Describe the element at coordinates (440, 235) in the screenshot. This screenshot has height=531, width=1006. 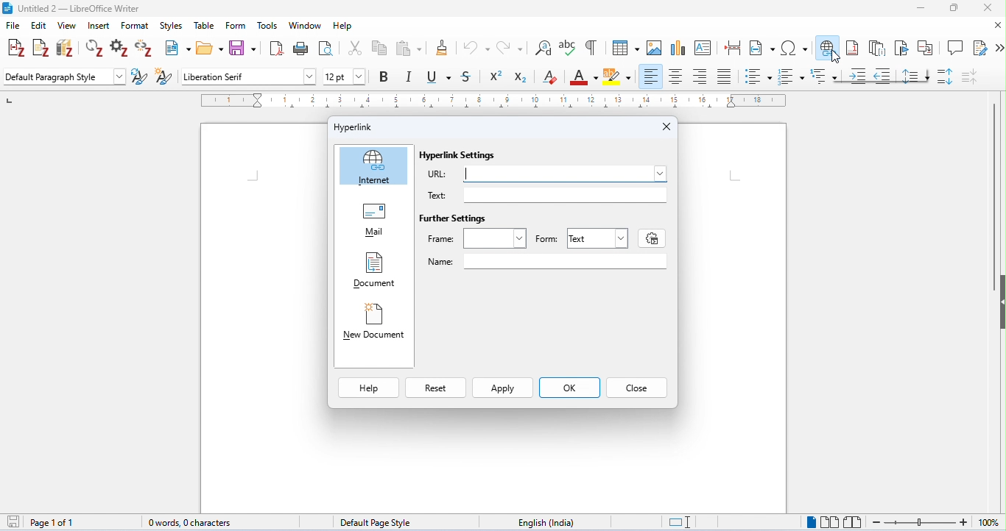
I see `Frame` at that location.